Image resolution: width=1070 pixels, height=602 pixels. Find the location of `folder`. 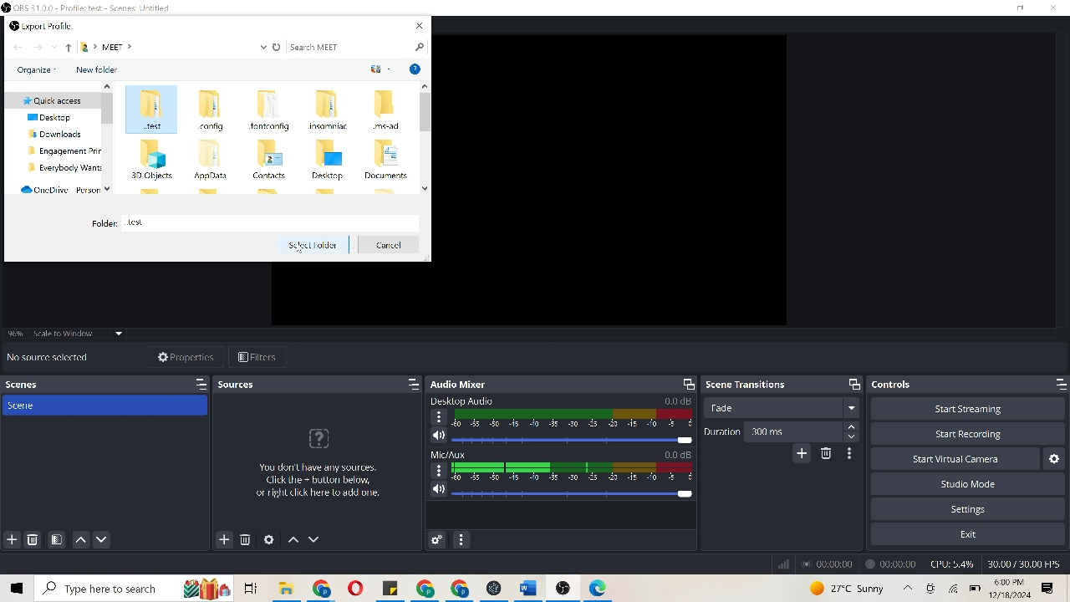

folder is located at coordinates (88, 49).